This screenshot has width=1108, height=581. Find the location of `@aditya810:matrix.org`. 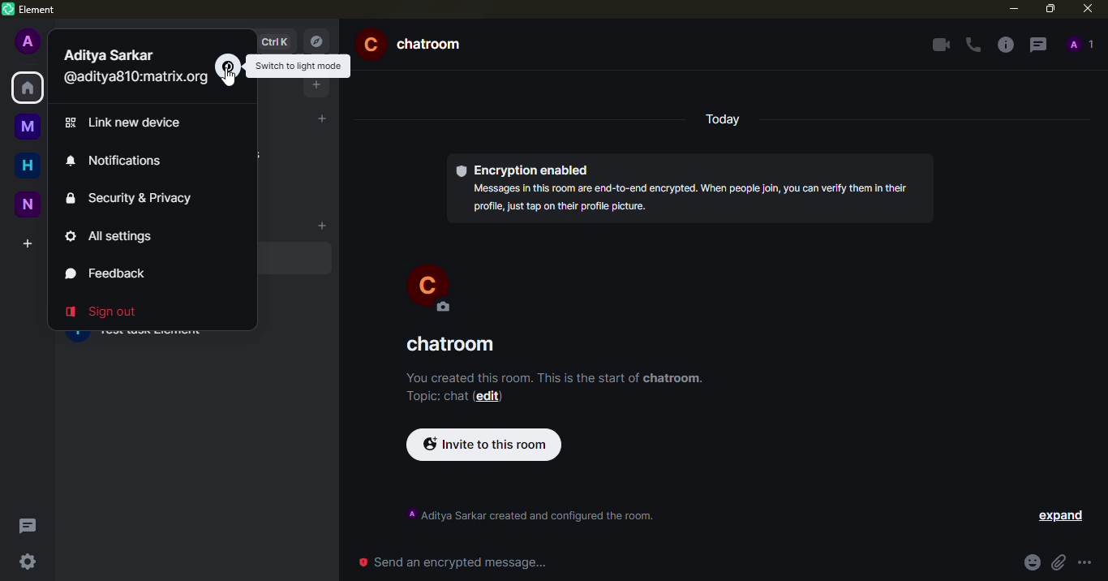

@aditya810:matrix.org is located at coordinates (138, 78).